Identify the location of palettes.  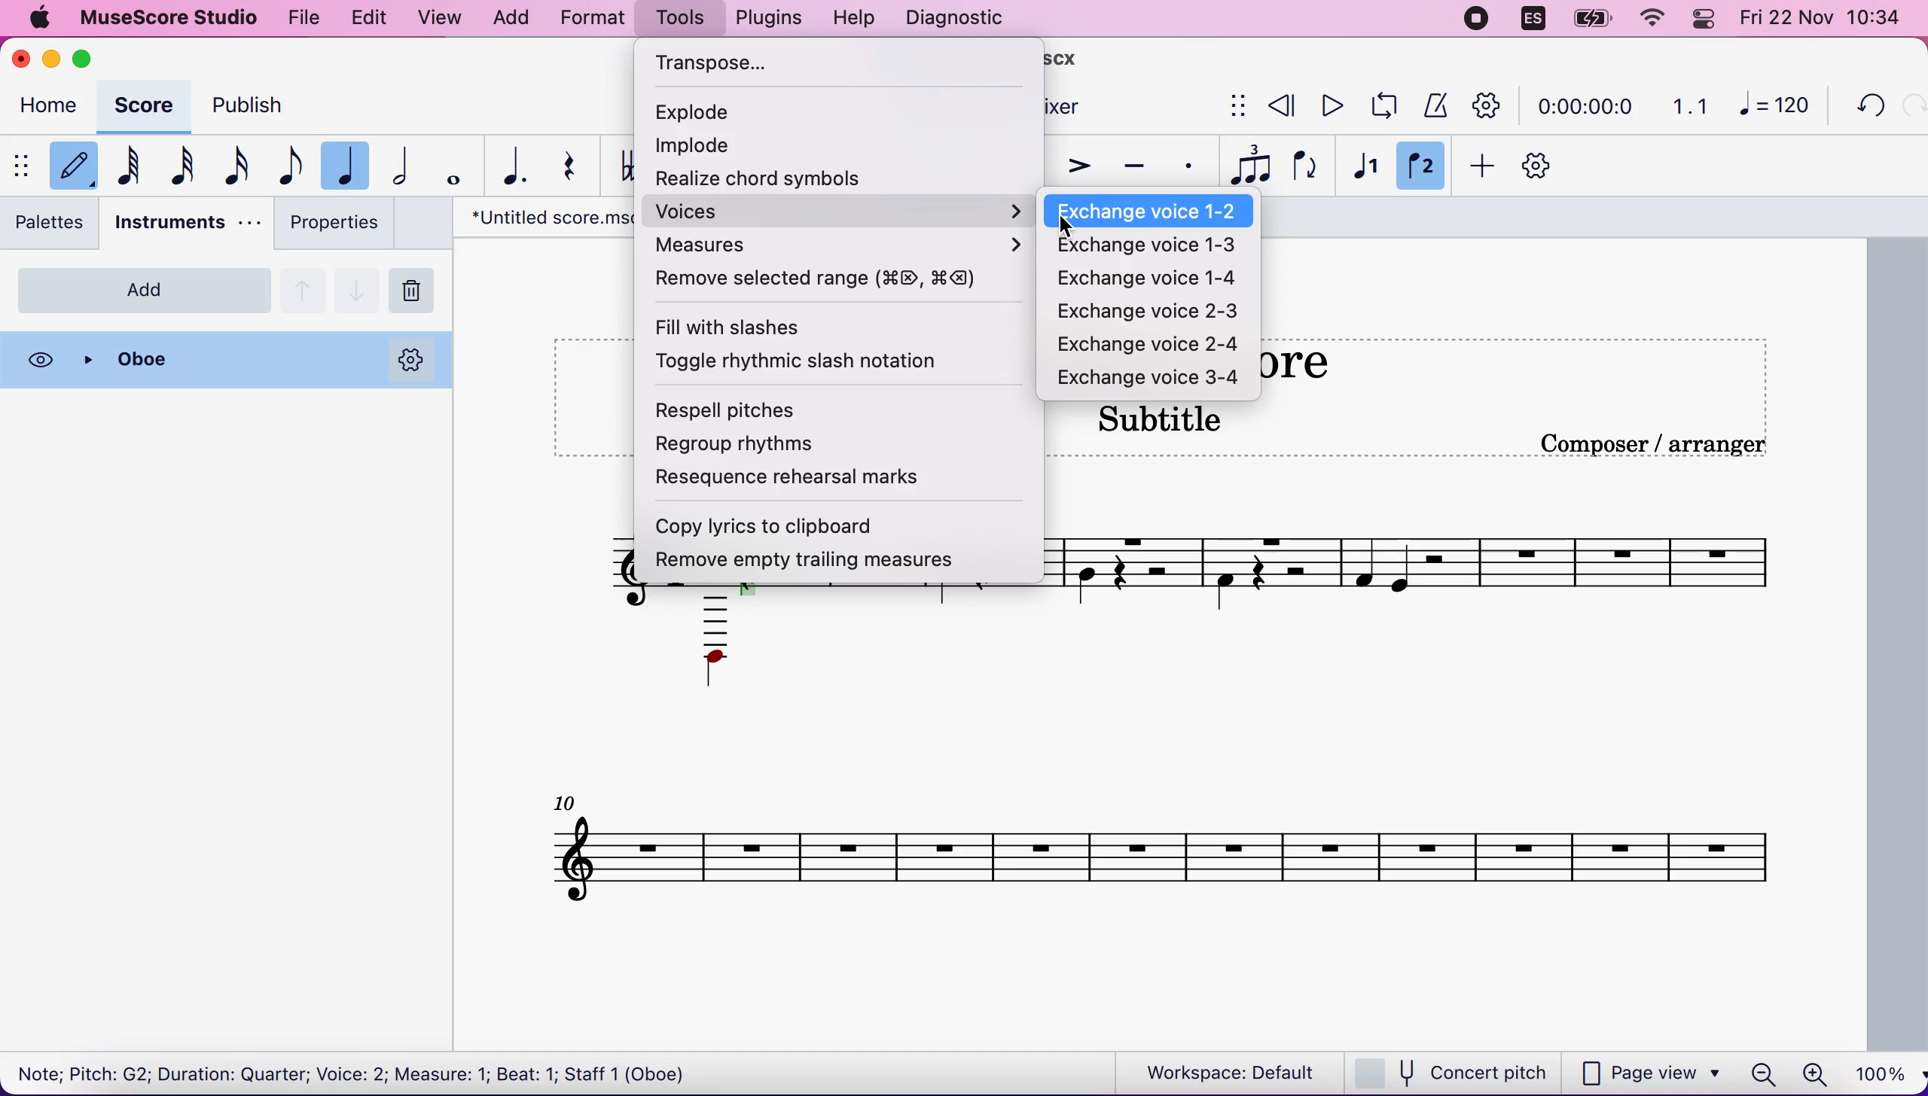
(52, 222).